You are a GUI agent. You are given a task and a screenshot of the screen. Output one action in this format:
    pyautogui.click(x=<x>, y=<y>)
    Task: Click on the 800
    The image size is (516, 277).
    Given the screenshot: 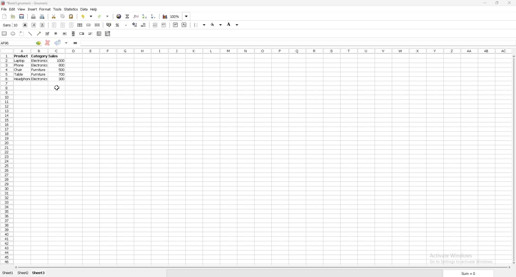 What is the action you would take?
    pyautogui.click(x=62, y=66)
    